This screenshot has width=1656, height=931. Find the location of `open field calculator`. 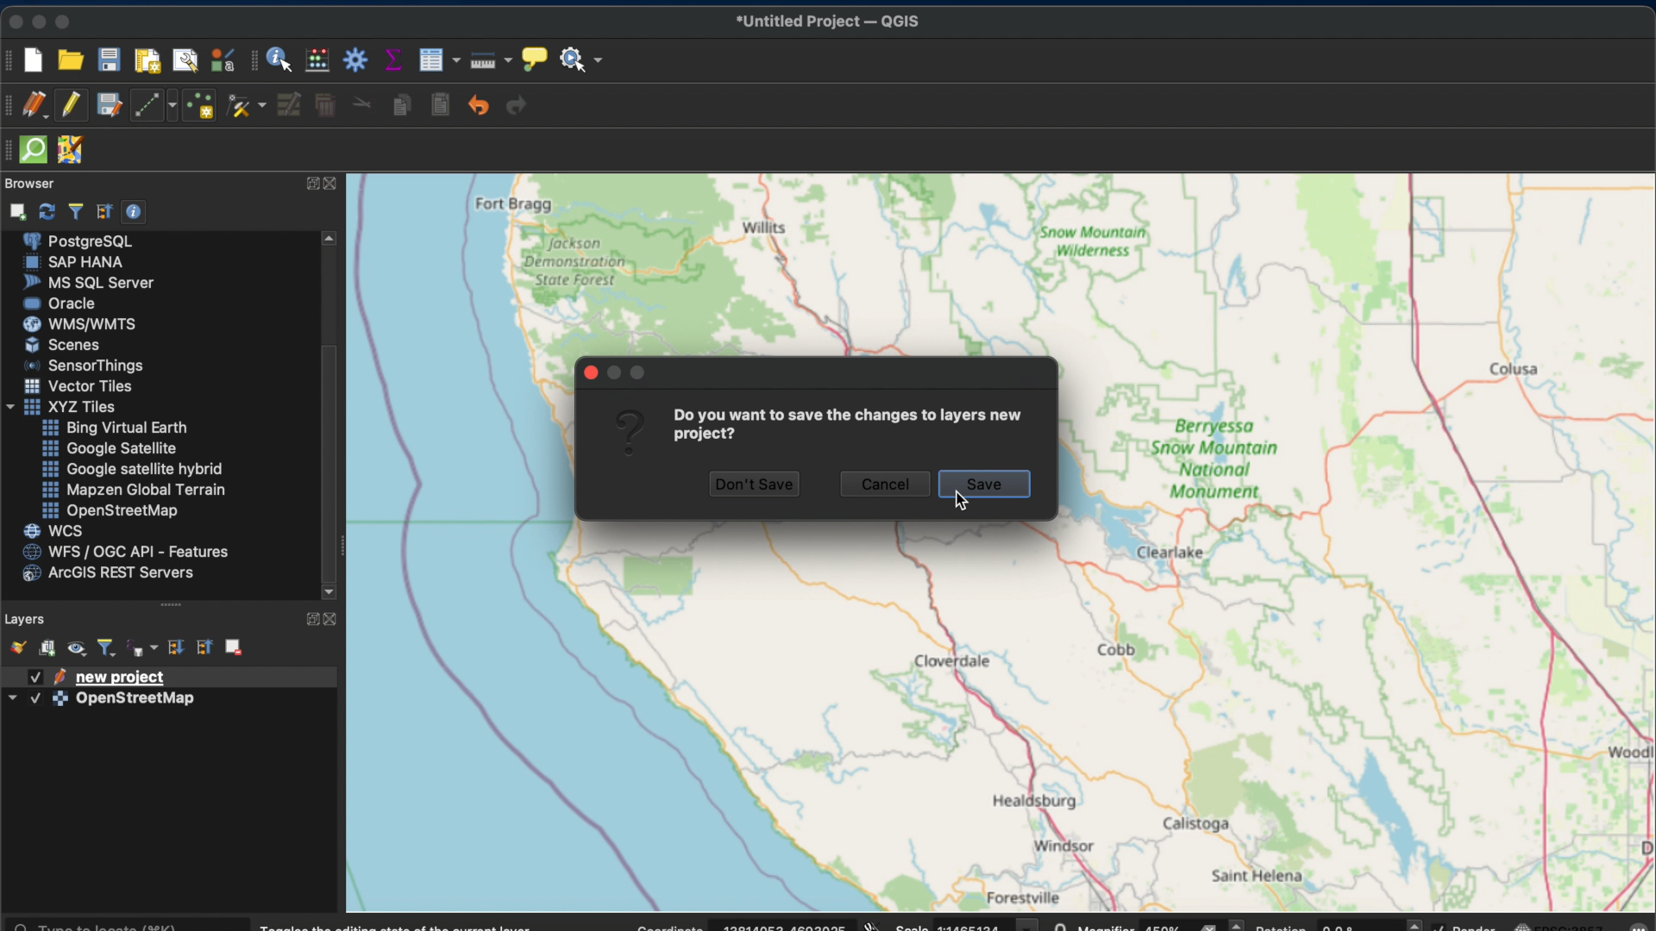

open field calculator is located at coordinates (319, 59).